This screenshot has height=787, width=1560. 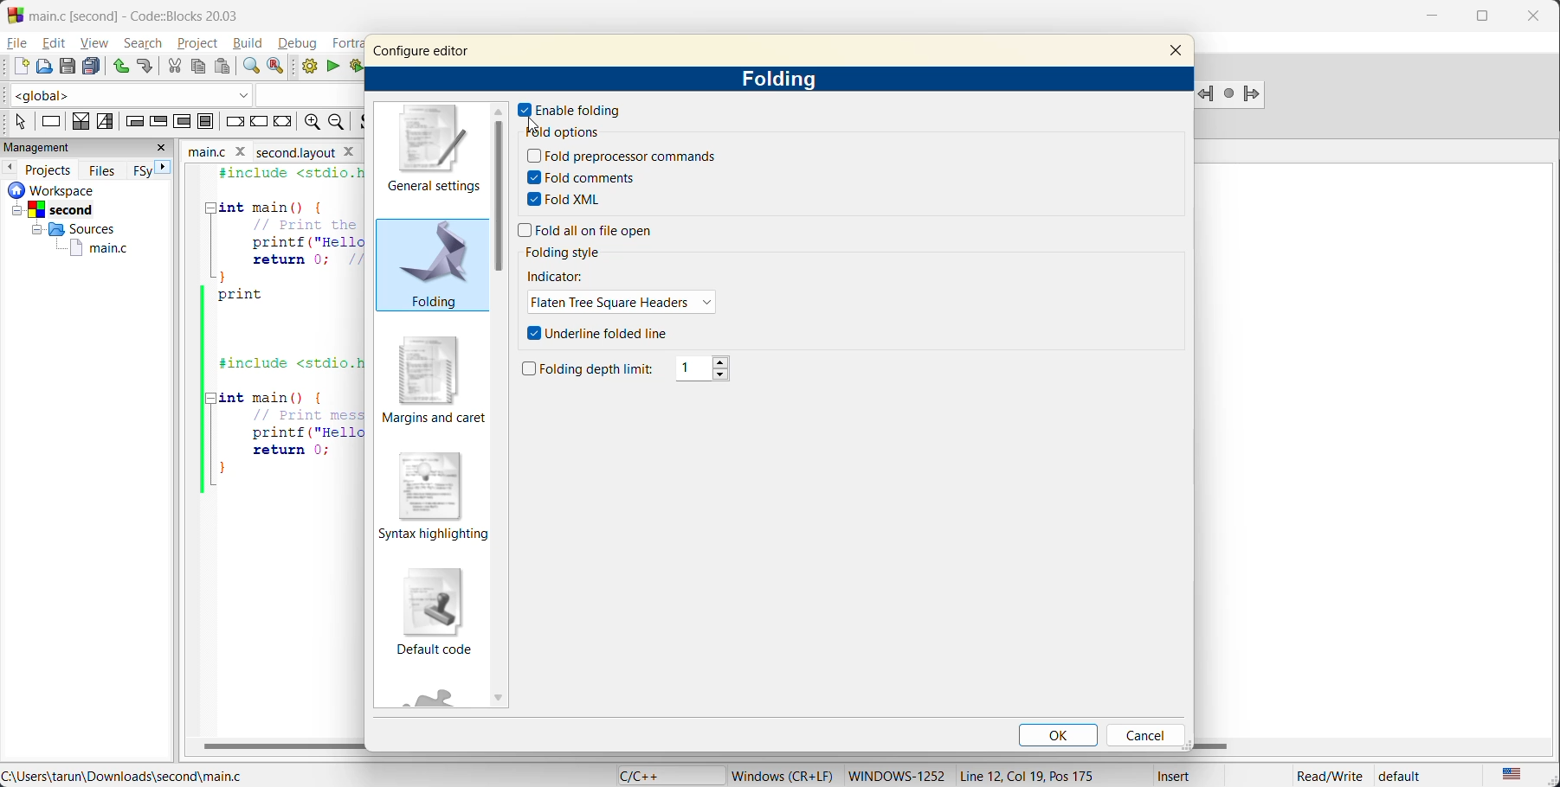 What do you see at coordinates (222, 67) in the screenshot?
I see `paste` at bounding box center [222, 67].